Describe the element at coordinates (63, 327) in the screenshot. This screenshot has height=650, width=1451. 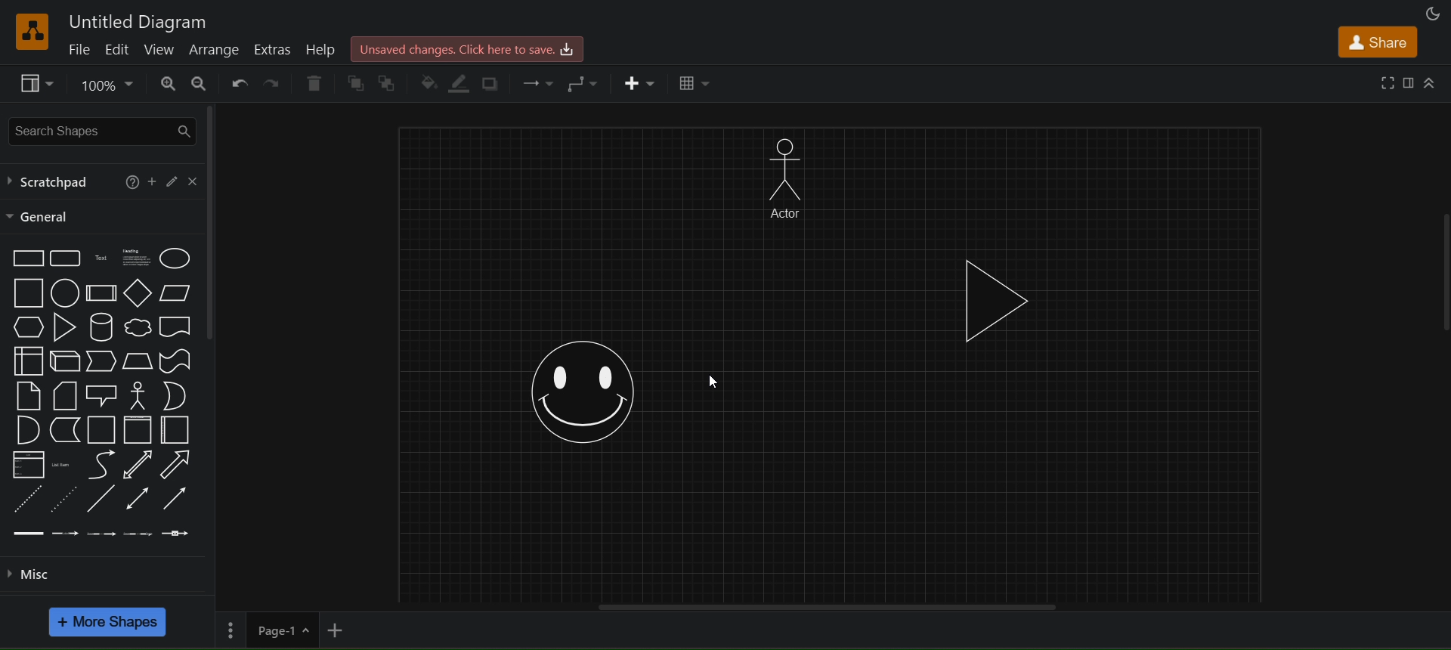
I see `triangle` at that location.